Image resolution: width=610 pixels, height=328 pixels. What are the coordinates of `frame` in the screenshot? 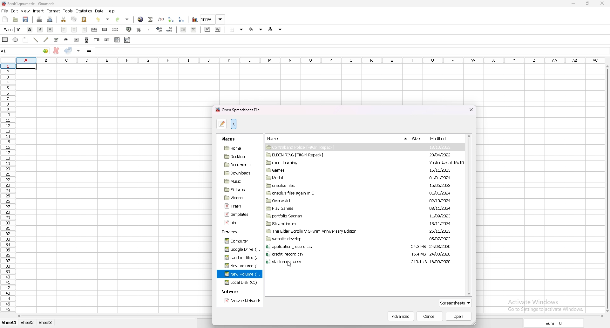 It's located at (24, 39).